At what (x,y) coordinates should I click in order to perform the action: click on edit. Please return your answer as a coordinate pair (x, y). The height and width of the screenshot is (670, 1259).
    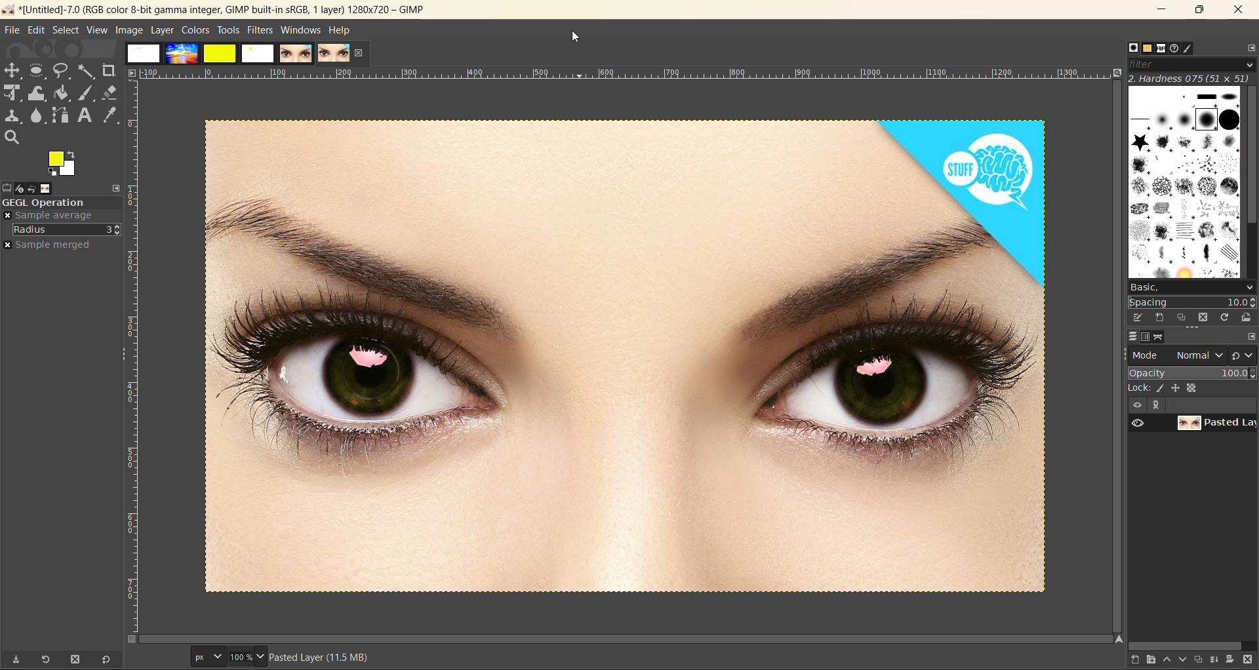
    Looking at the image, I should click on (34, 30).